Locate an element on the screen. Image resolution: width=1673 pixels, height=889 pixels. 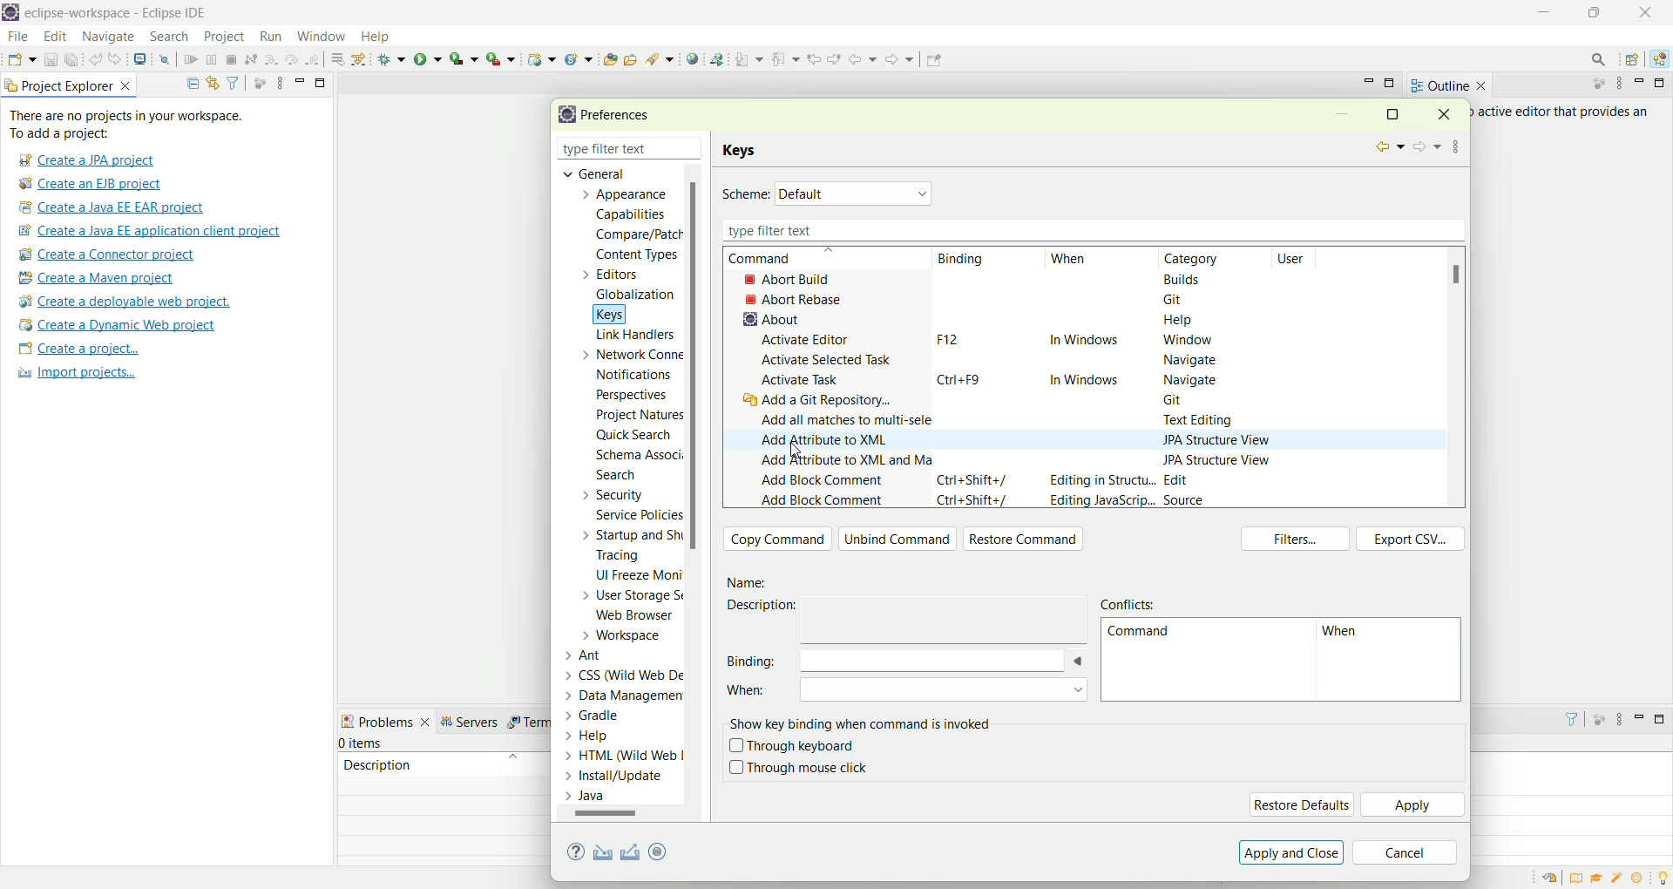
filters is located at coordinates (1299, 540).